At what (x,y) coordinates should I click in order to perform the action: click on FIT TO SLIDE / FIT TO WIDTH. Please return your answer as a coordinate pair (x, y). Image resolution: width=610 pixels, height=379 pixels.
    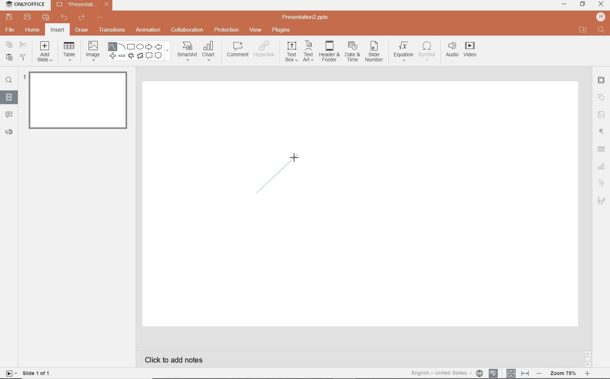
    Looking at the image, I should click on (518, 372).